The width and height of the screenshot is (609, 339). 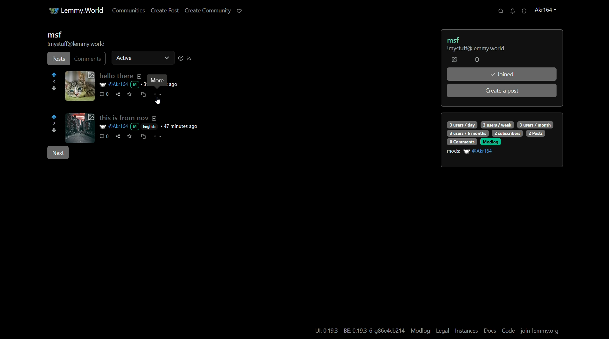 What do you see at coordinates (189, 59) in the screenshot?
I see `rss` at bounding box center [189, 59].